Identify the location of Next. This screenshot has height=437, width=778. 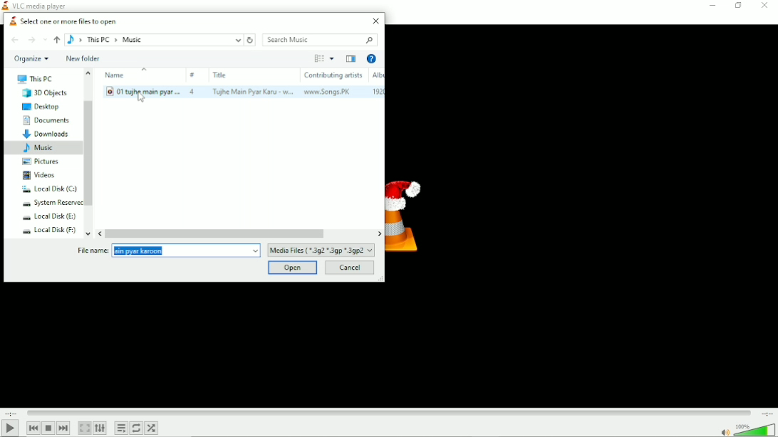
(64, 428).